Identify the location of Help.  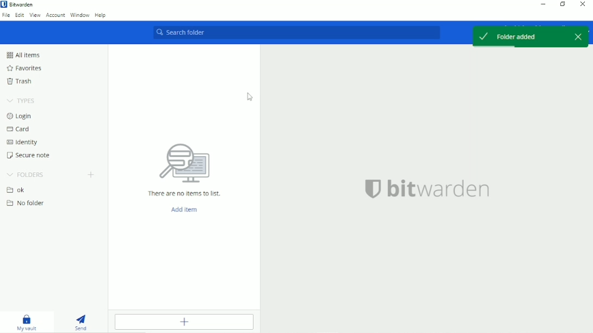
(101, 16).